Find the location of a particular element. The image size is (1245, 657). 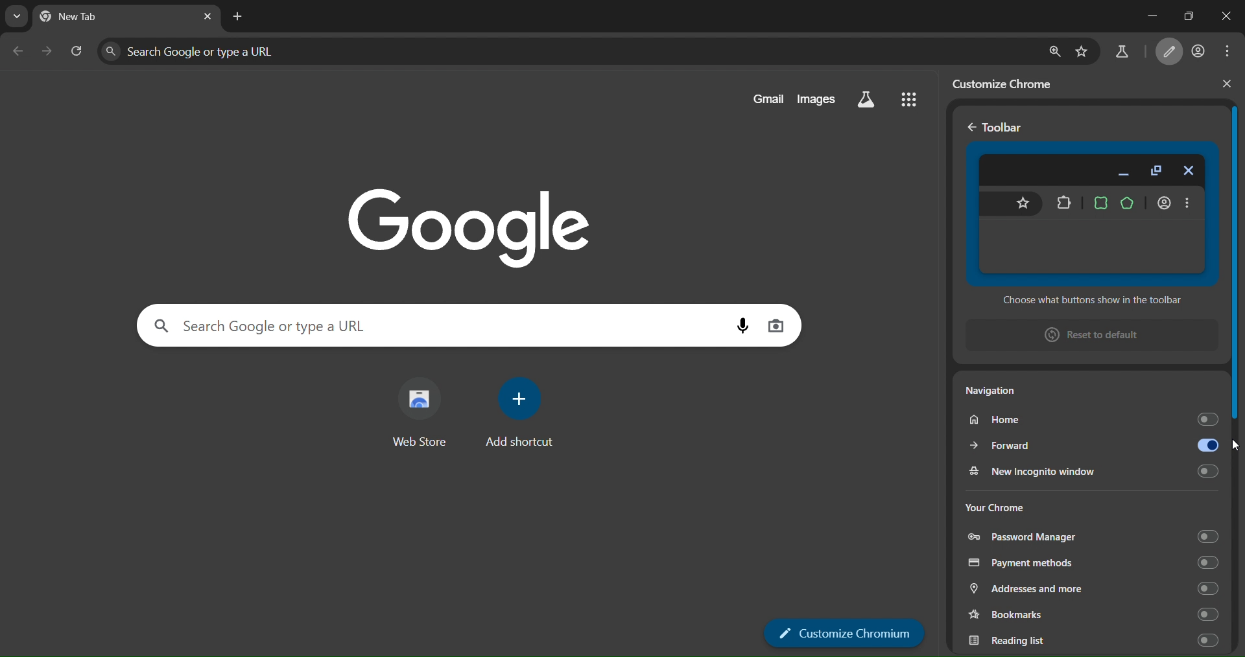

restore down is located at coordinates (1185, 14).